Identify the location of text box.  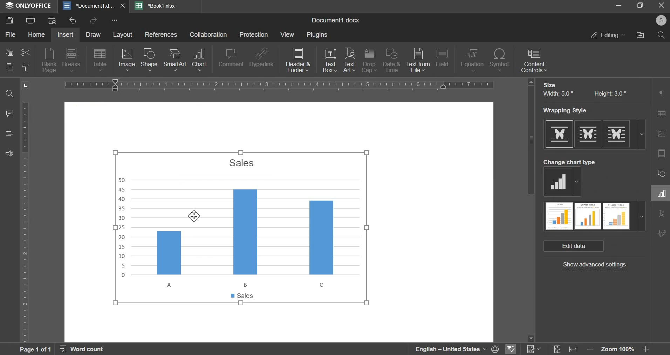
(330, 61).